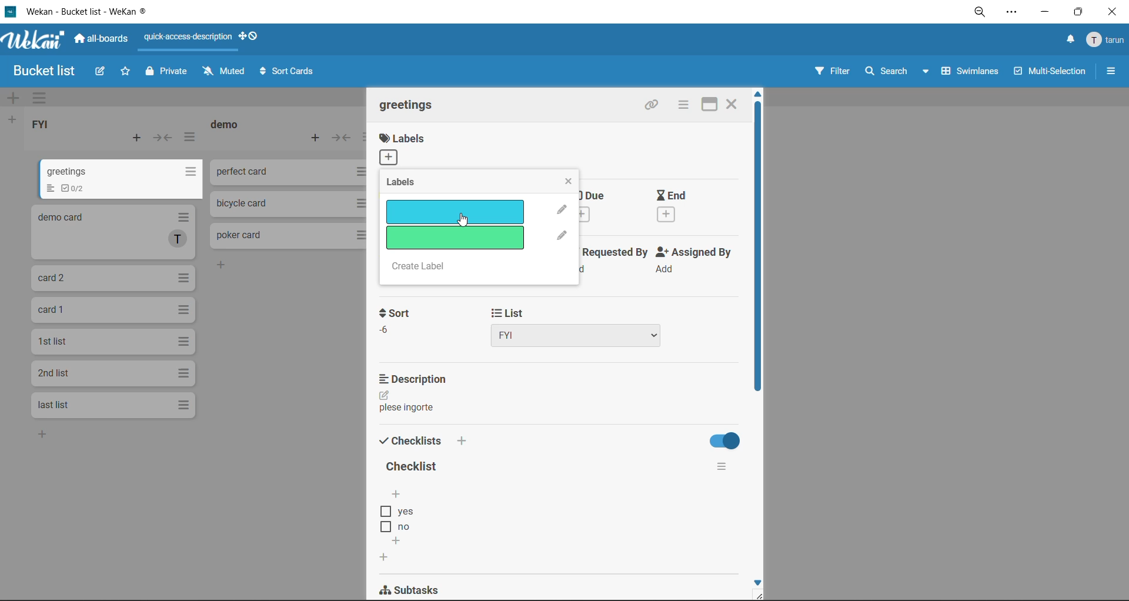 The image size is (1129, 601). What do you see at coordinates (563, 236) in the screenshot?
I see `edit label` at bounding box center [563, 236].